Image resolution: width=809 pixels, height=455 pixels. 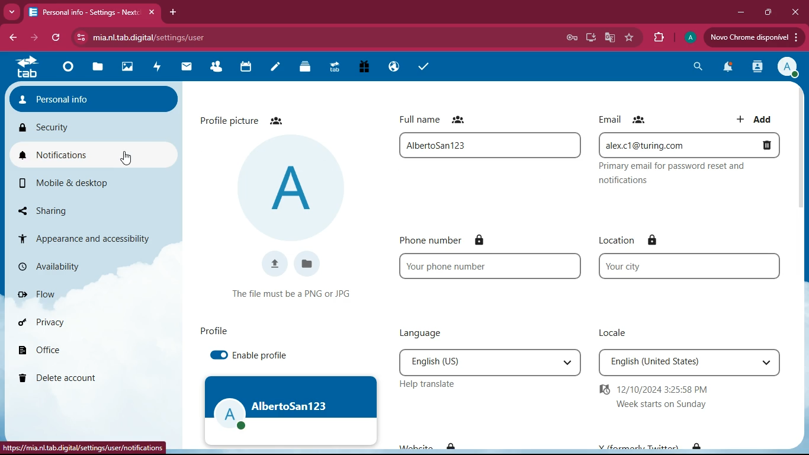 I want to click on email, so click(x=690, y=145).